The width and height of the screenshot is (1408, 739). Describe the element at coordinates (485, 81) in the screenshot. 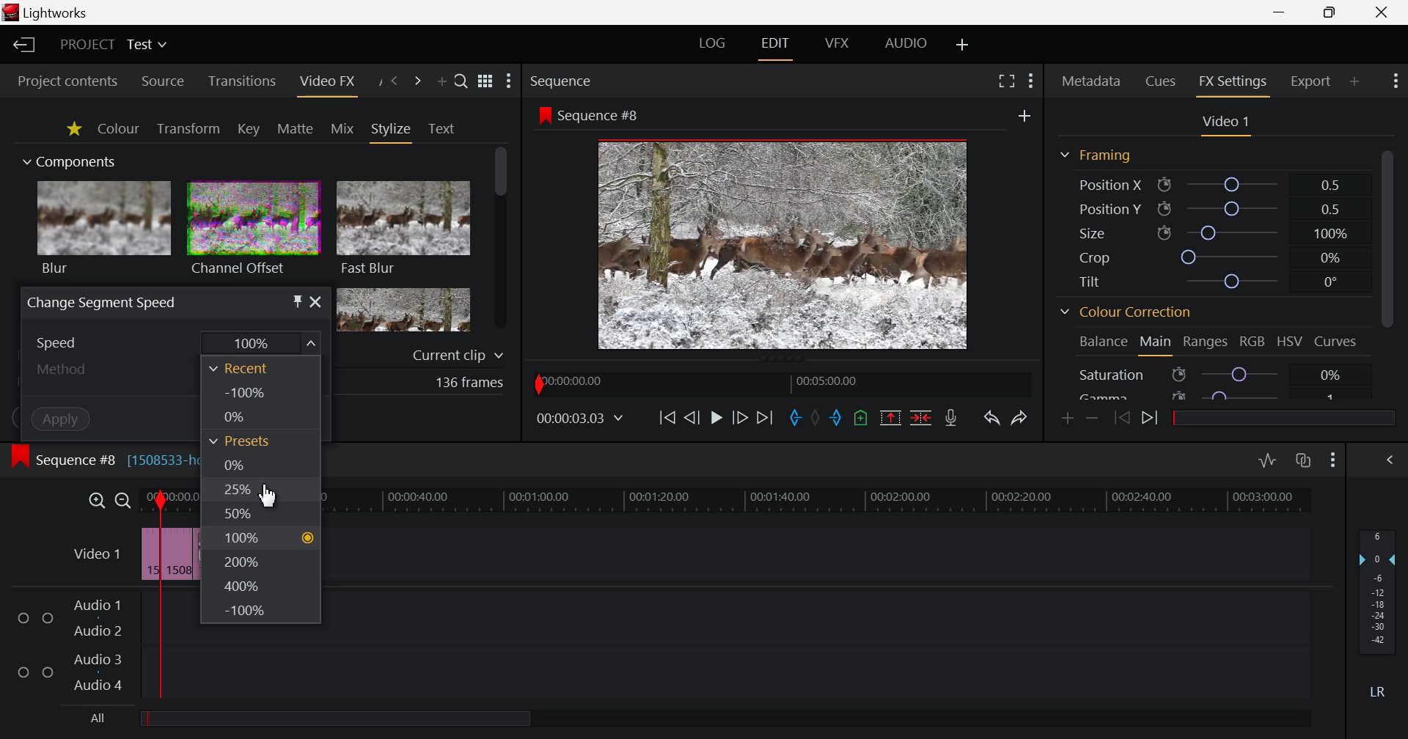

I see `Toggle between list and title view` at that location.